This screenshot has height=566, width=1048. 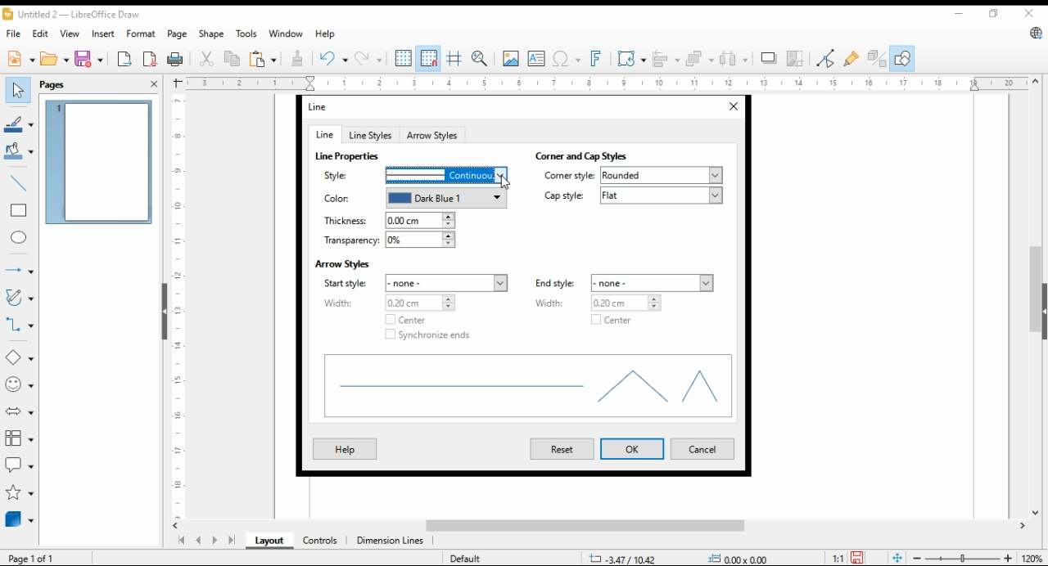 What do you see at coordinates (529, 389) in the screenshot?
I see `line style preview` at bounding box center [529, 389].